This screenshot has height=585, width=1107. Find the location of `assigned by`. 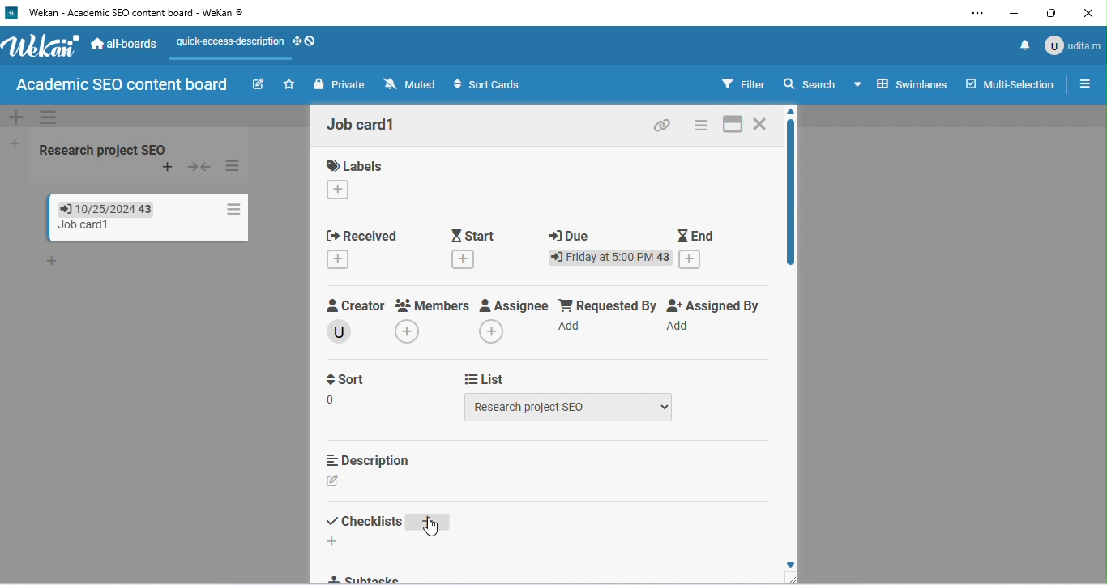

assigned by is located at coordinates (717, 305).